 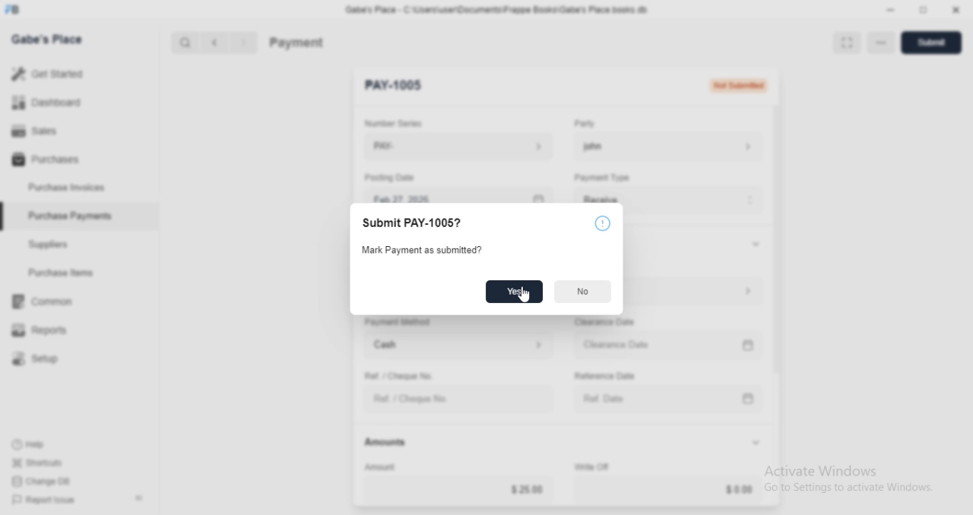 I want to click on No, so click(x=582, y=292).